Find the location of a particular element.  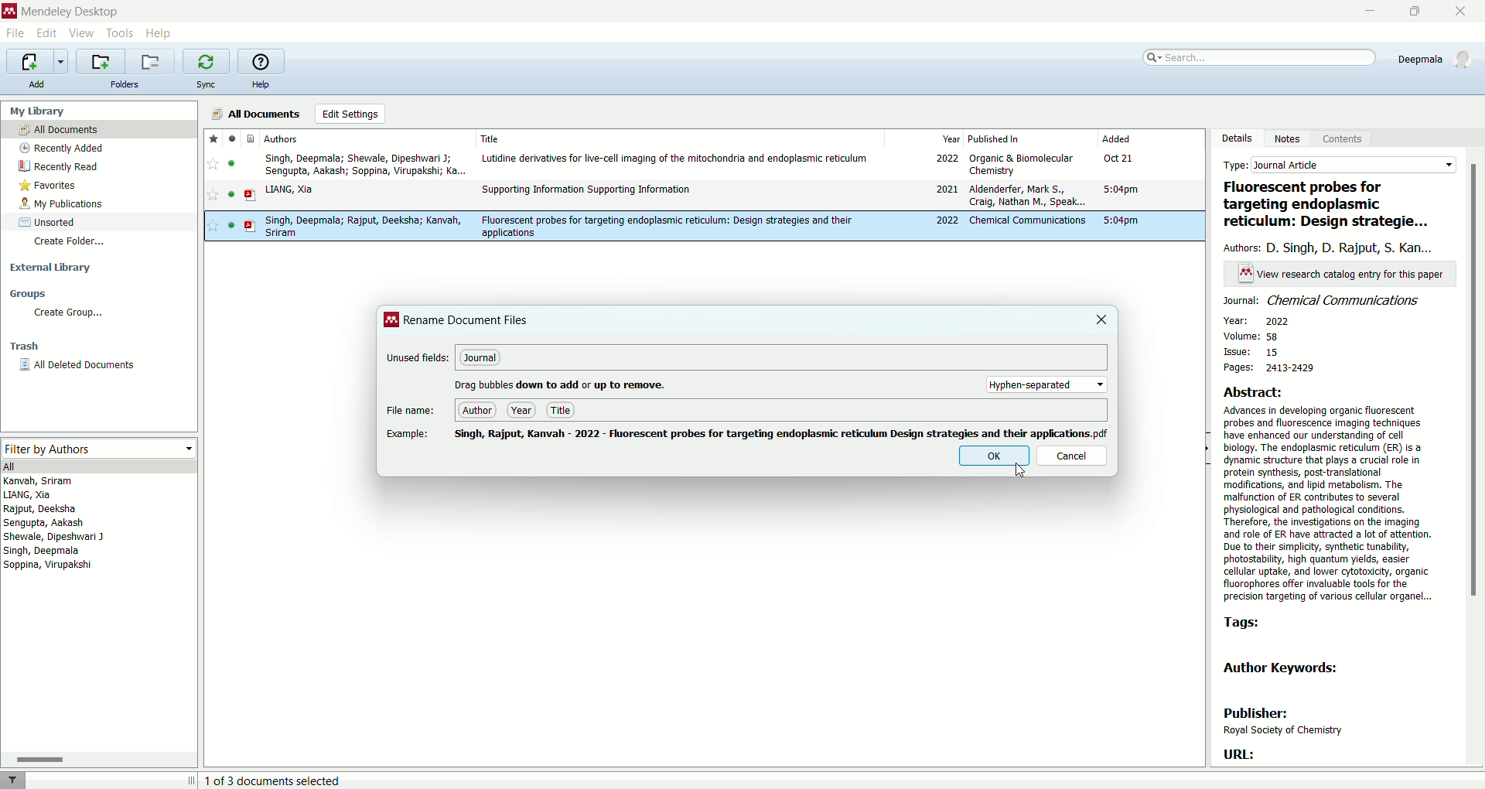

document is located at coordinates (250, 195).